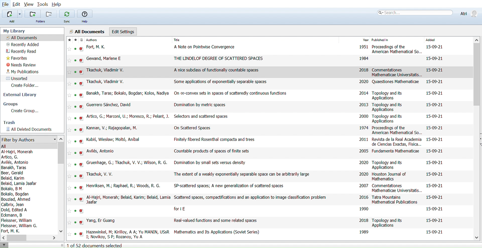 This screenshot has width=482, height=248. Describe the element at coordinates (18, 58) in the screenshot. I see `Favorites` at that location.